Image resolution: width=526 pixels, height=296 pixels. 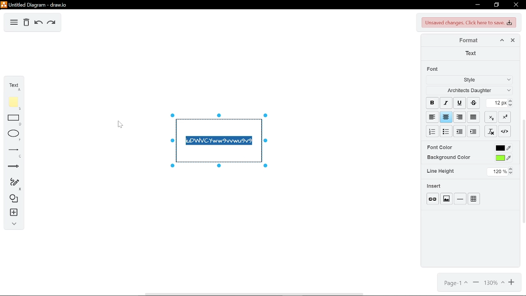 I want to click on arrows, so click(x=11, y=166).